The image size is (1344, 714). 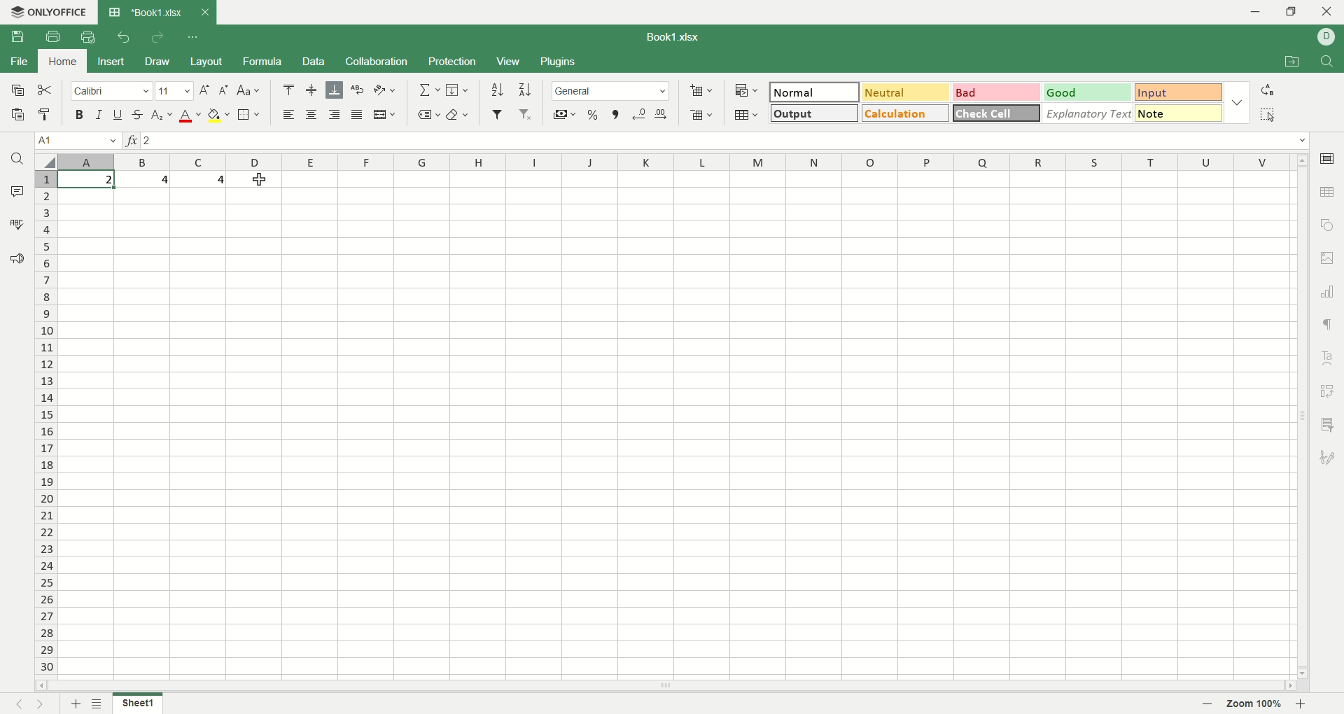 What do you see at coordinates (1326, 193) in the screenshot?
I see `table settings` at bounding box center [1326, 193].